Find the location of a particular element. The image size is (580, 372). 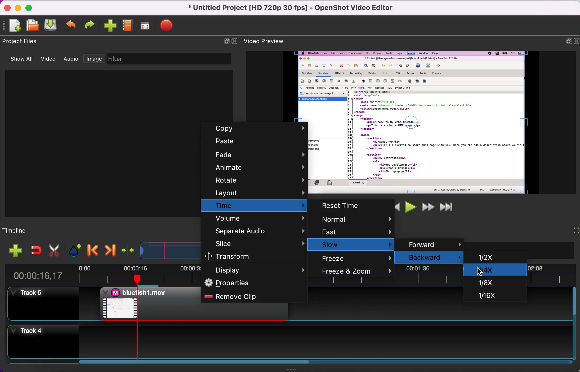

volume is located at coordinates (255, 218).